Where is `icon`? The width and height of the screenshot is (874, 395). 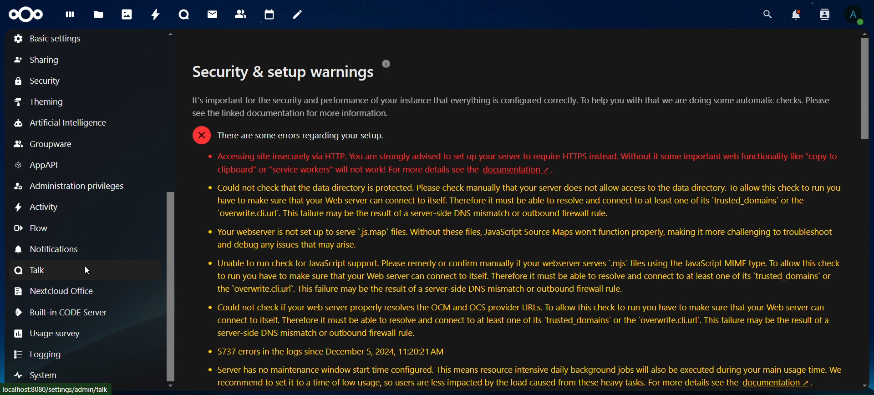 icon is located at coordinates (27, 17).